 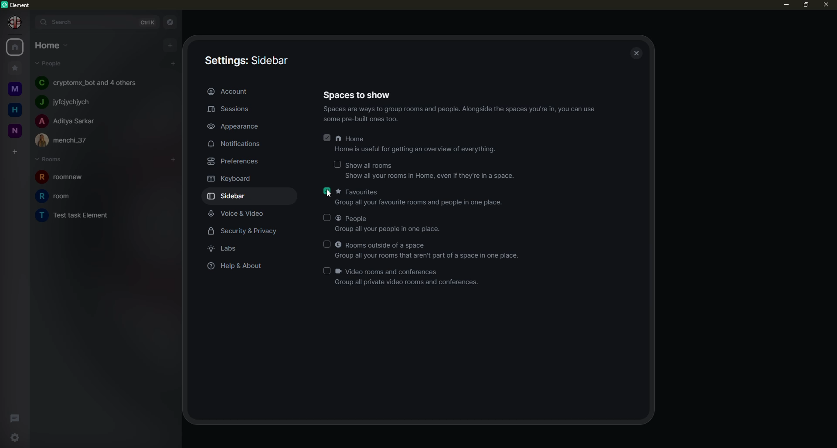 What do you see at coordinates (326, 244) in the screenshot?
I see `click to enable` at bounding box center [326, 244].